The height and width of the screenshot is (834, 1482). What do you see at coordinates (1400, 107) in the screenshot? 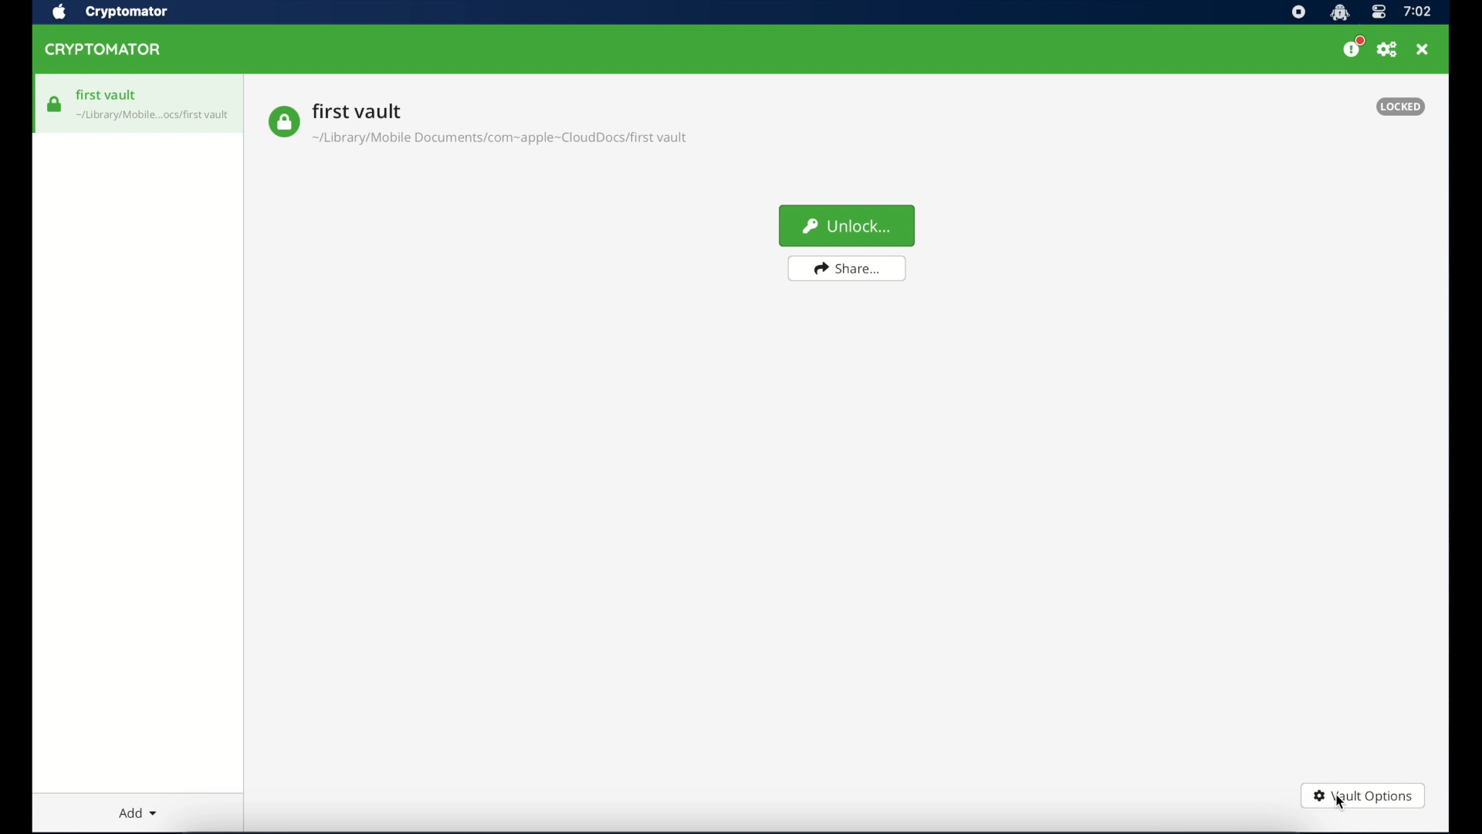
I see `locked` at bounding box center [1400, 107].